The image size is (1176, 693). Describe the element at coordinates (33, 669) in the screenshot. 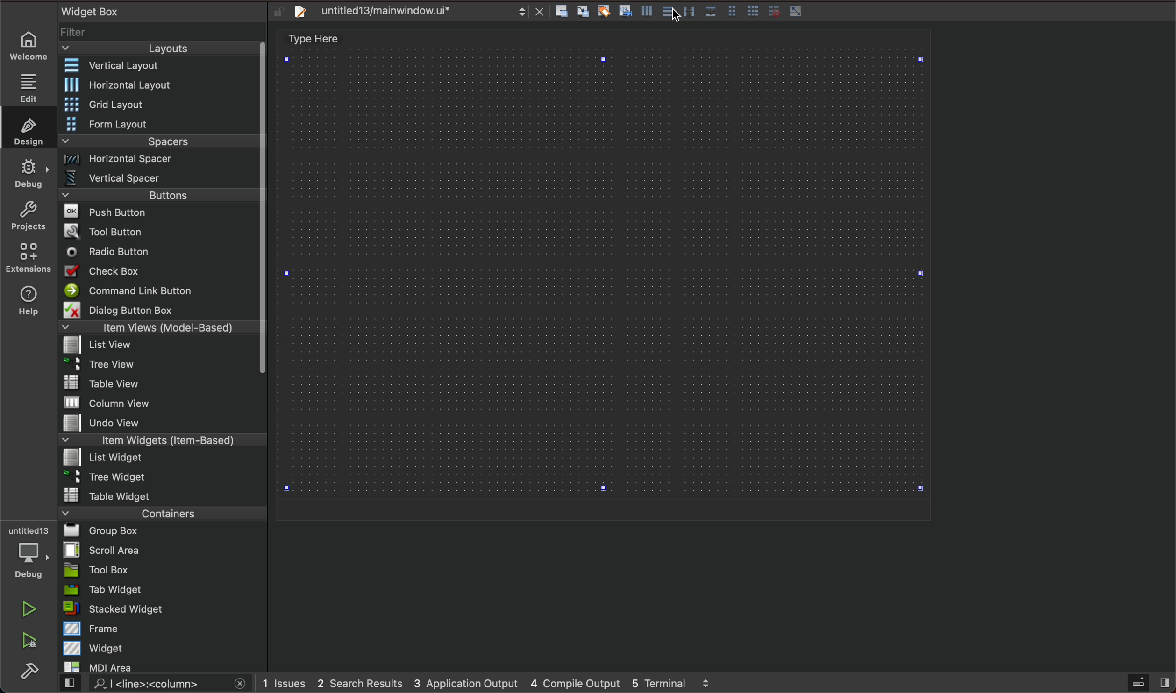

I see `build` at that location.